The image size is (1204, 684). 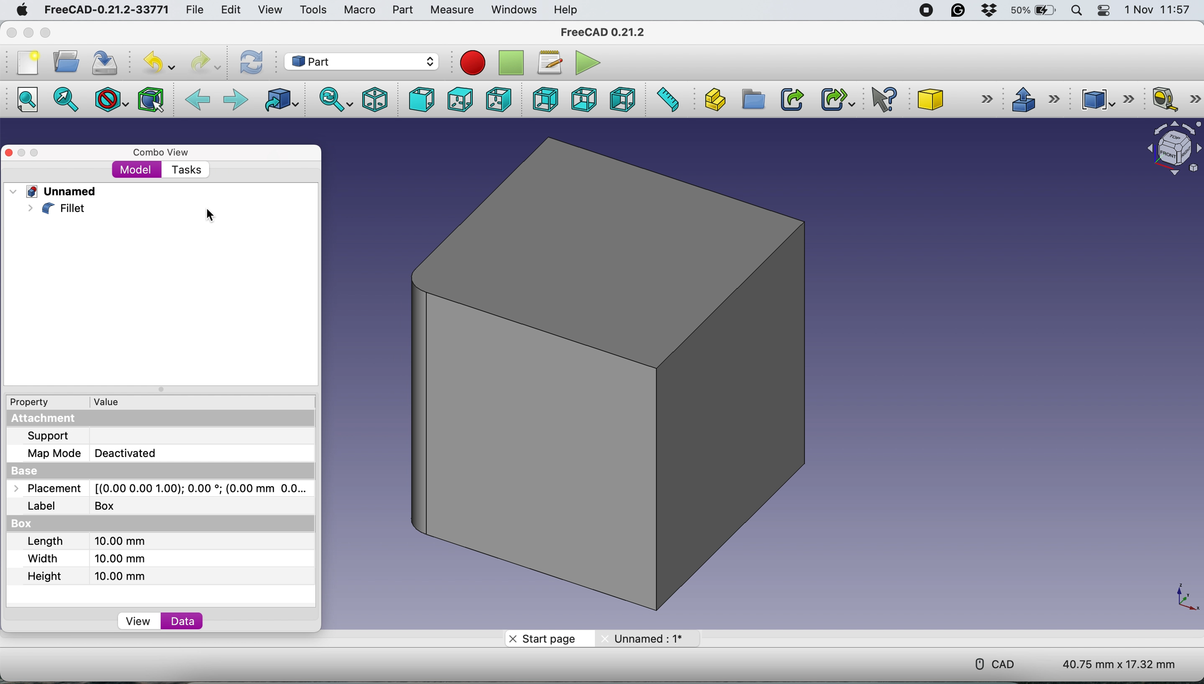 I want to click on refresh, so click(x=250, y=63).